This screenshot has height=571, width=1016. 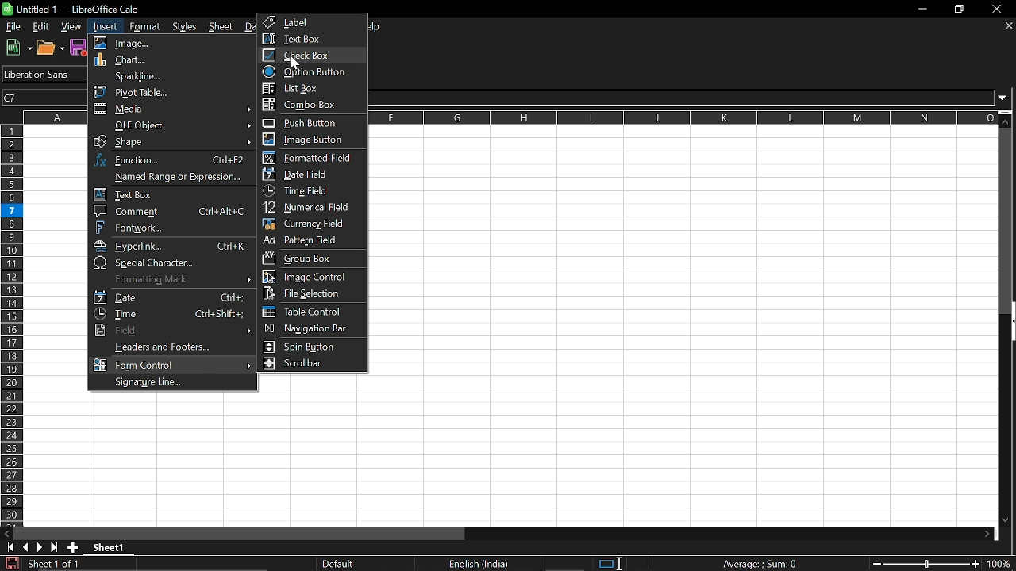 What do you see at coordinates (6, 534) in the screenshot?
I see `MOve left` at bounding box center [6, 534].